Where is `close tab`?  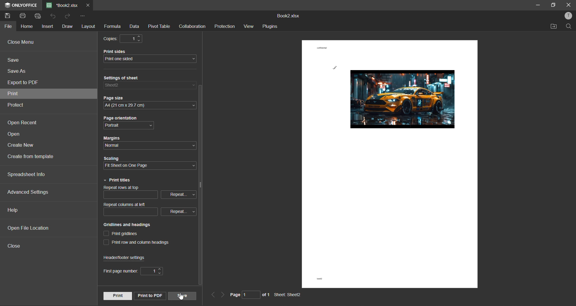 close tab is located at coordinates (88, 4).